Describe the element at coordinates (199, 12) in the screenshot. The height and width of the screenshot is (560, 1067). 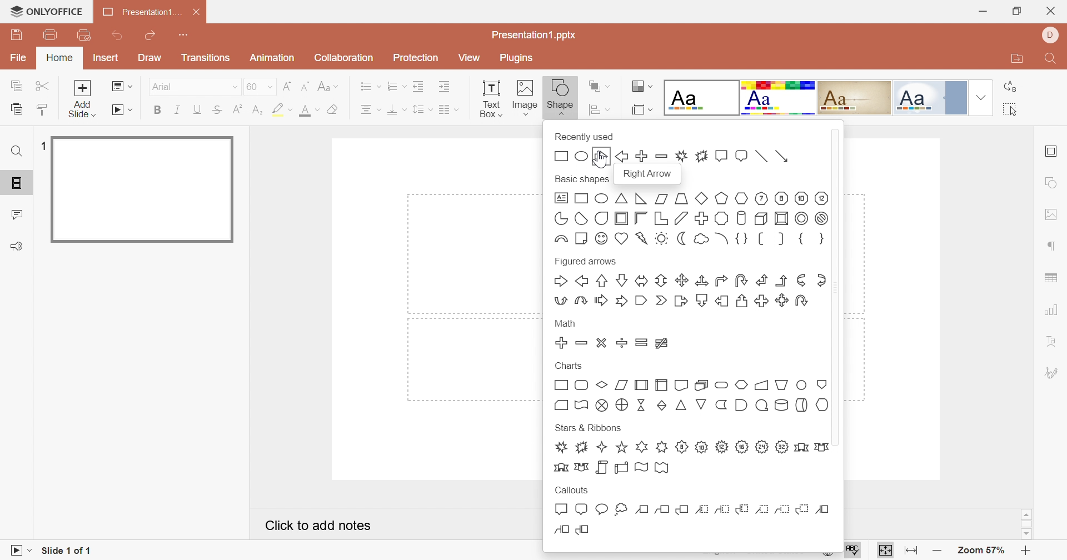
I see `Close` at that location.